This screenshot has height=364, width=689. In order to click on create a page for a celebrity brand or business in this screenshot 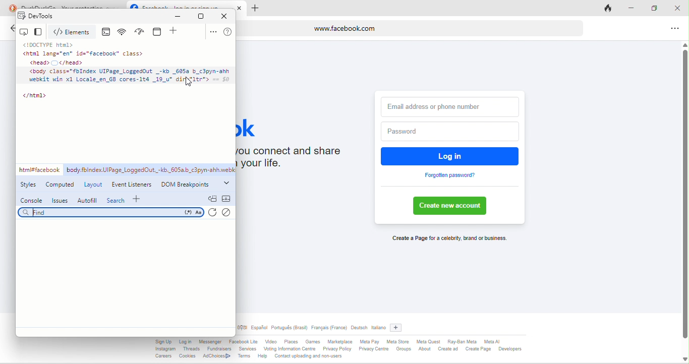, I will do `click(447, 239)`.